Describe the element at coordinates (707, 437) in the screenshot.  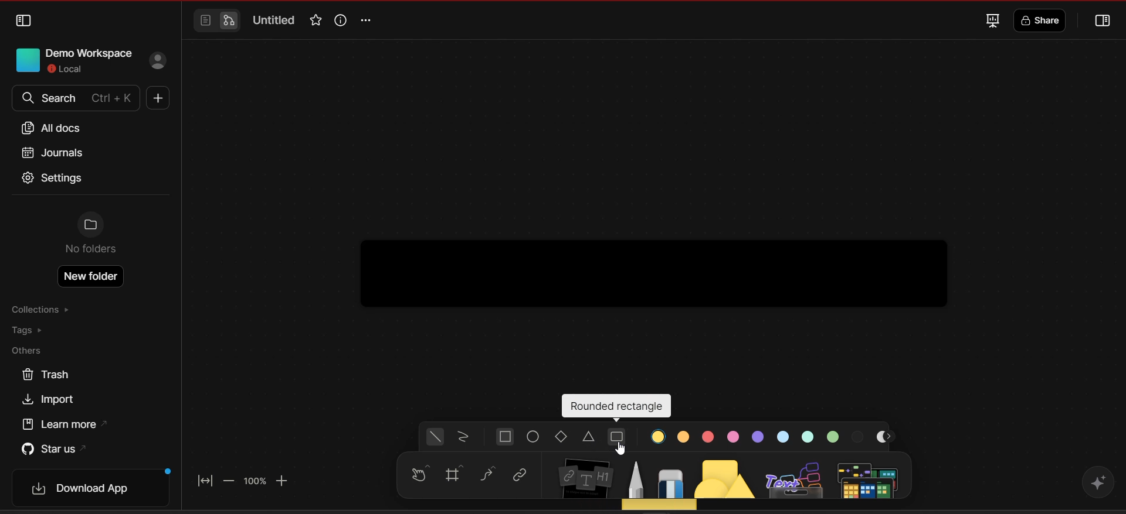
I see `color 3` at that location.